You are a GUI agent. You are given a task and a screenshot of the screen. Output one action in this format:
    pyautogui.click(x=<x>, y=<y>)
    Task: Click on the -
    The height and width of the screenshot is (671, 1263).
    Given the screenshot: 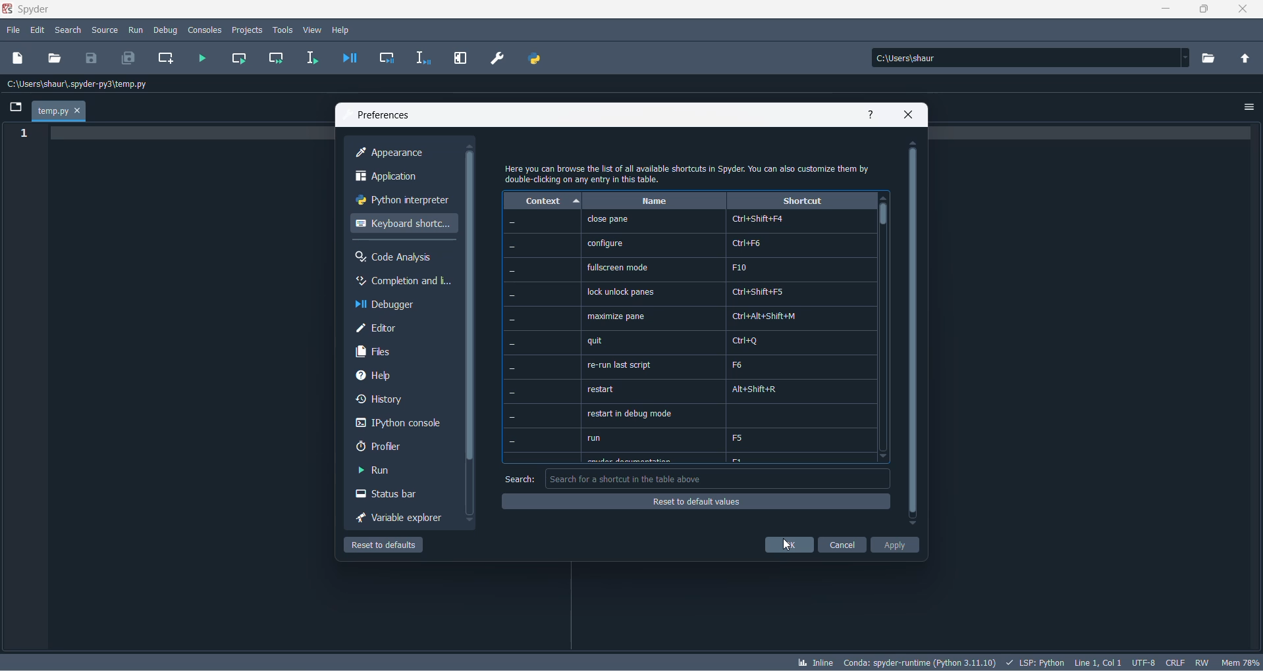 What is the action you would take?
    pyautogui.click(x=511, y=320)
    